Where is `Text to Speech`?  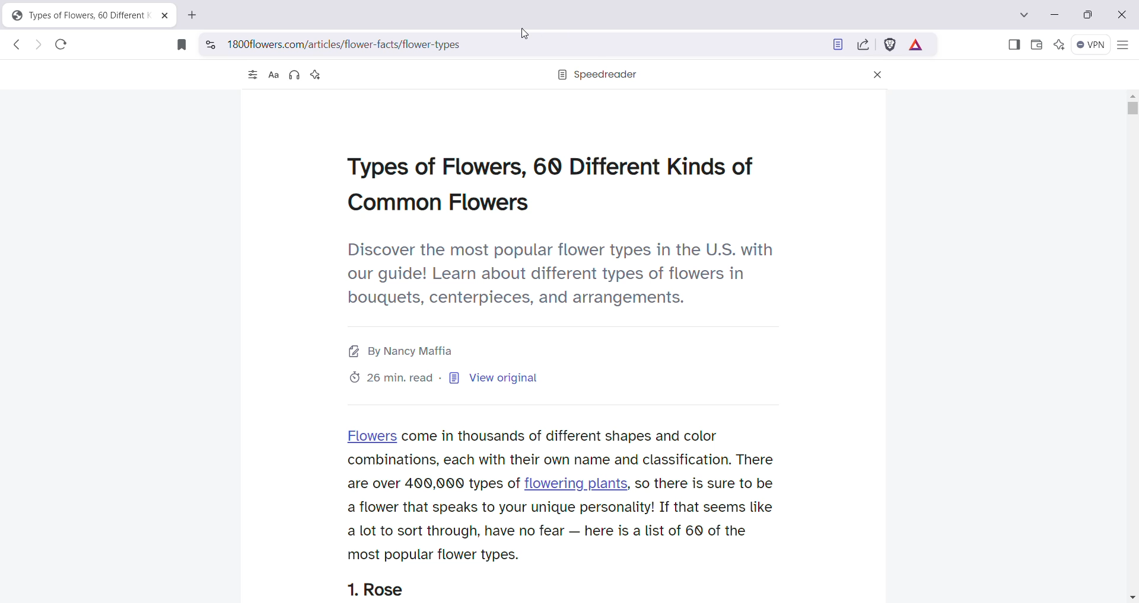
Text to Speech is located at coordinates (295, 76).